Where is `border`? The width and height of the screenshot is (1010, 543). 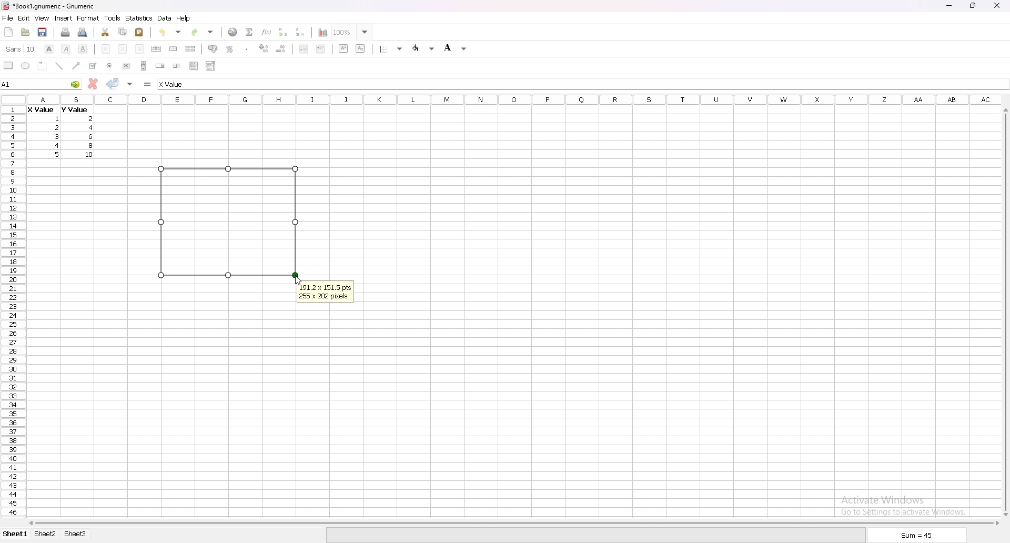
border is located at coordinates (392, 48).